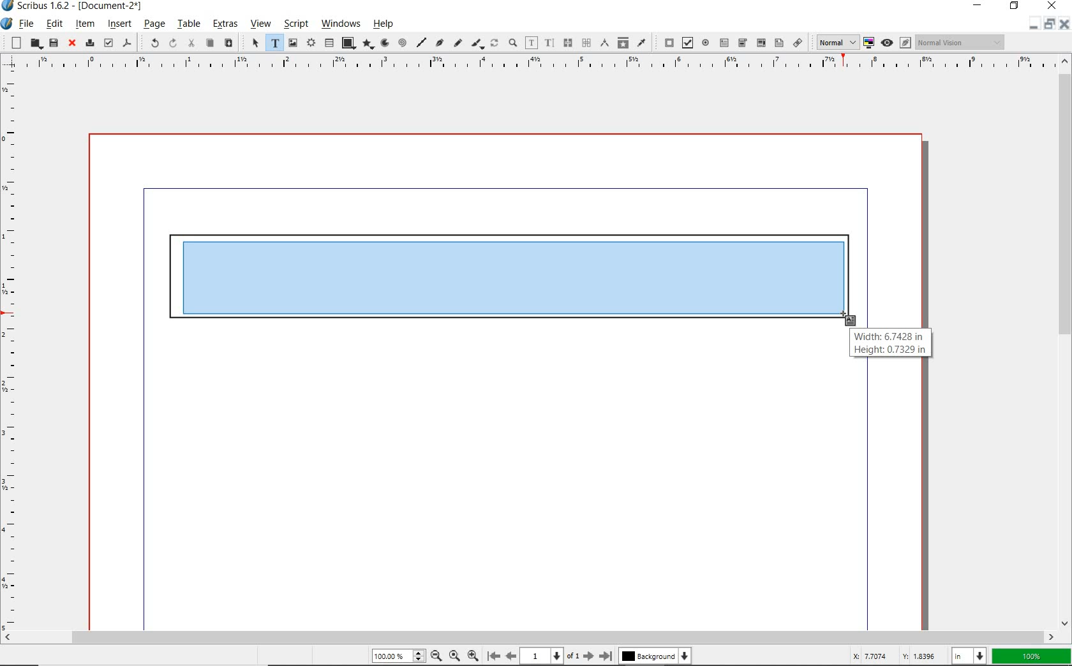 This screenshot has width=1072, height=666. What do you see at coordinates (895, 43) in the screenshot?
I see `preview mode` at bounding box center [895, 43].